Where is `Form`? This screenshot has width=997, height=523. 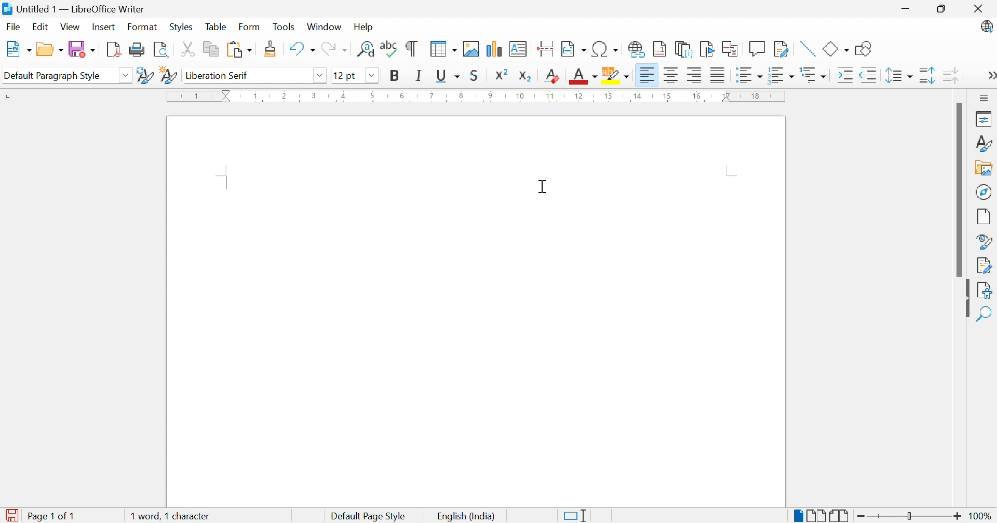 Form is located at coordinates (250, 26).